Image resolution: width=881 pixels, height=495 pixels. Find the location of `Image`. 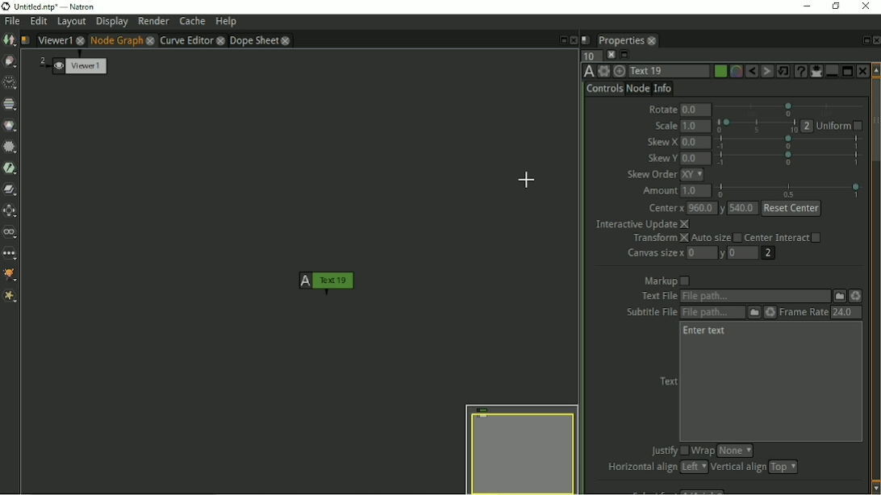

Image is located at coordinates (9, 40).